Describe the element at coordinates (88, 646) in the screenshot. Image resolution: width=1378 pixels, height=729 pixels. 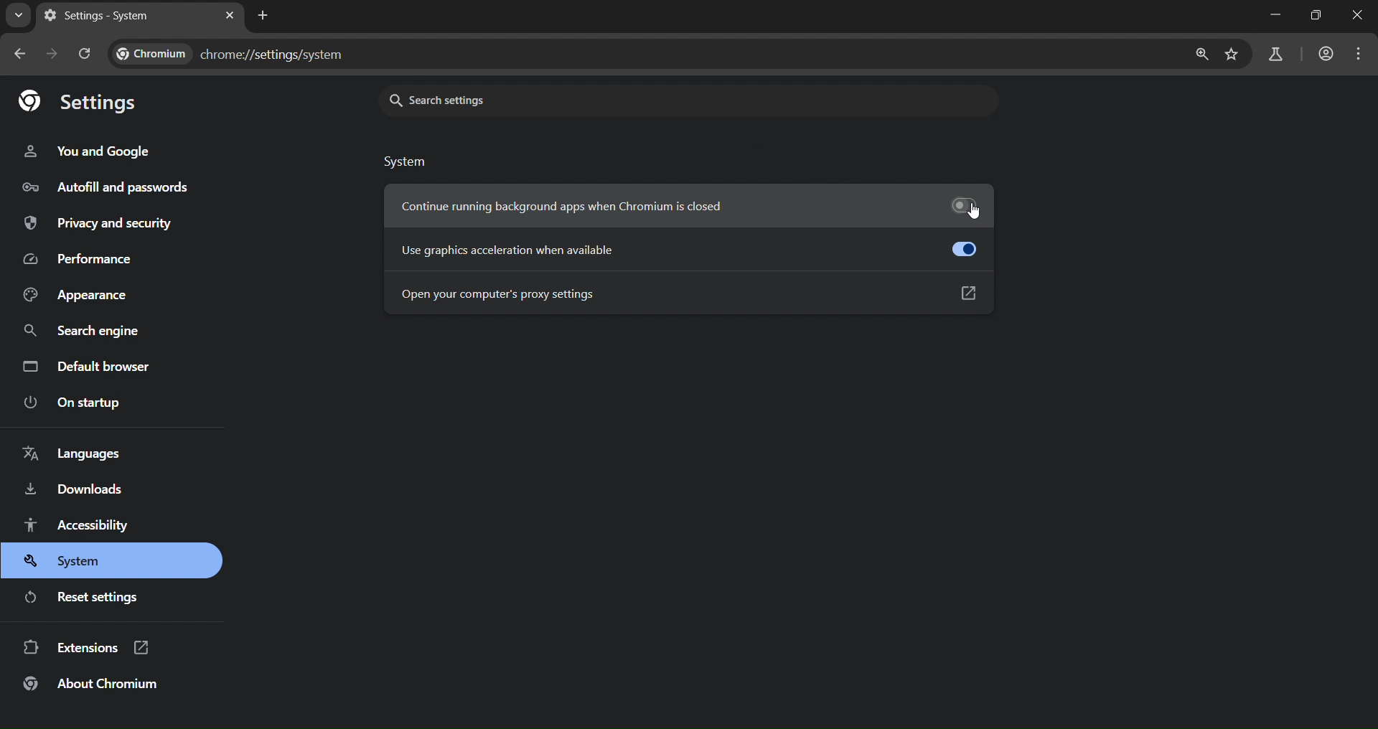
I see `extensions` at that location.